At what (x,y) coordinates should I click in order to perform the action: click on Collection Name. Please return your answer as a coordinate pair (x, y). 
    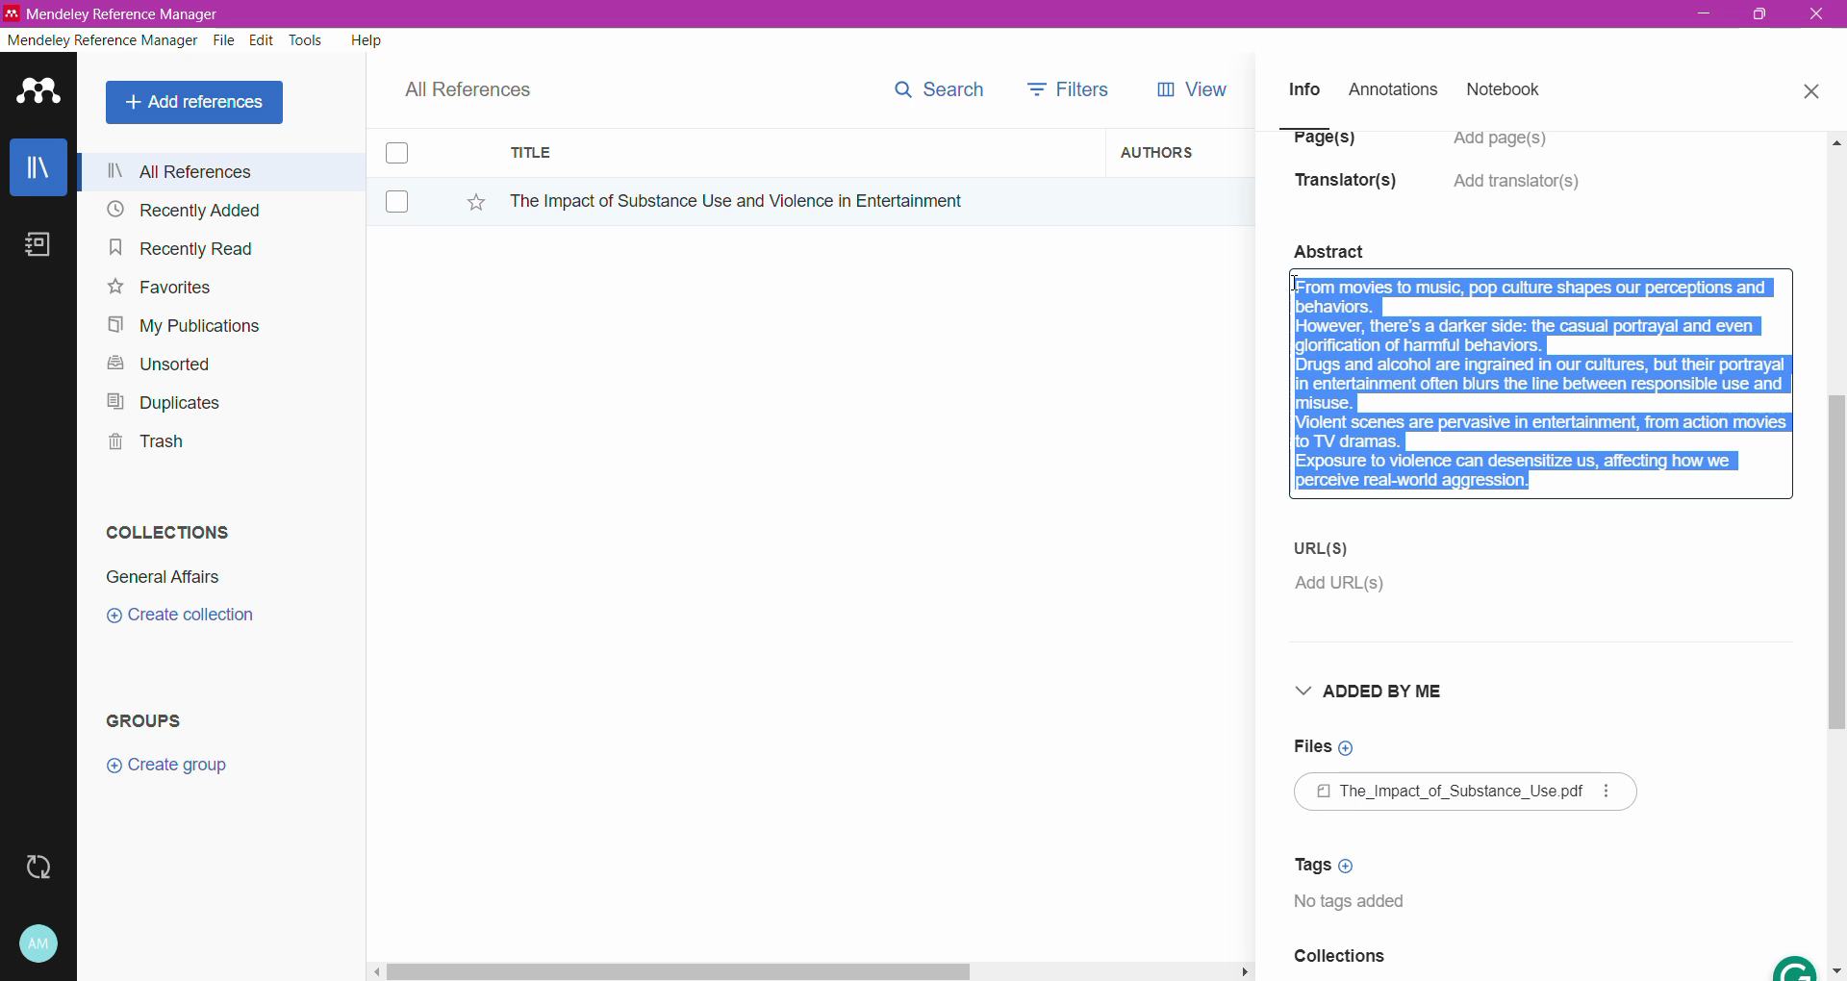
    Looking at the image, I should click on (160, 577).